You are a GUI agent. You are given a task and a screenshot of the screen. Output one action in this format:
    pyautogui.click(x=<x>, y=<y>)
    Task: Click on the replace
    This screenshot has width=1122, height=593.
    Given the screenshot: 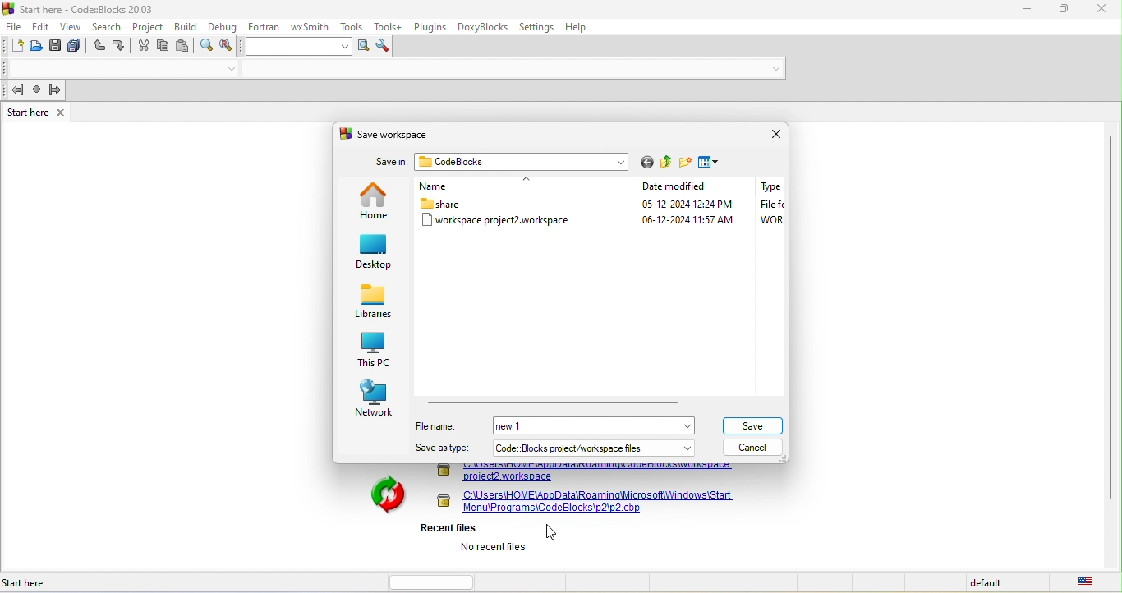 What is the action you would take?
    pyautogui.click(x=230, y=46)
    